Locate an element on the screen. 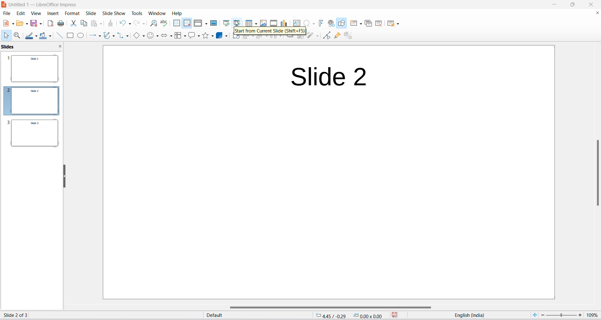 This screenshot has width=601, height=320. flowchart options is located at coordinates (185, 36).